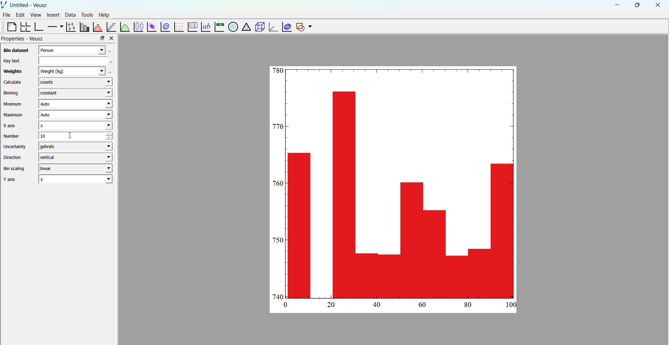  What do you see at coordinates (395, 183) in the screenshot?
I see `histogram added` at bounding box center [395, 183].